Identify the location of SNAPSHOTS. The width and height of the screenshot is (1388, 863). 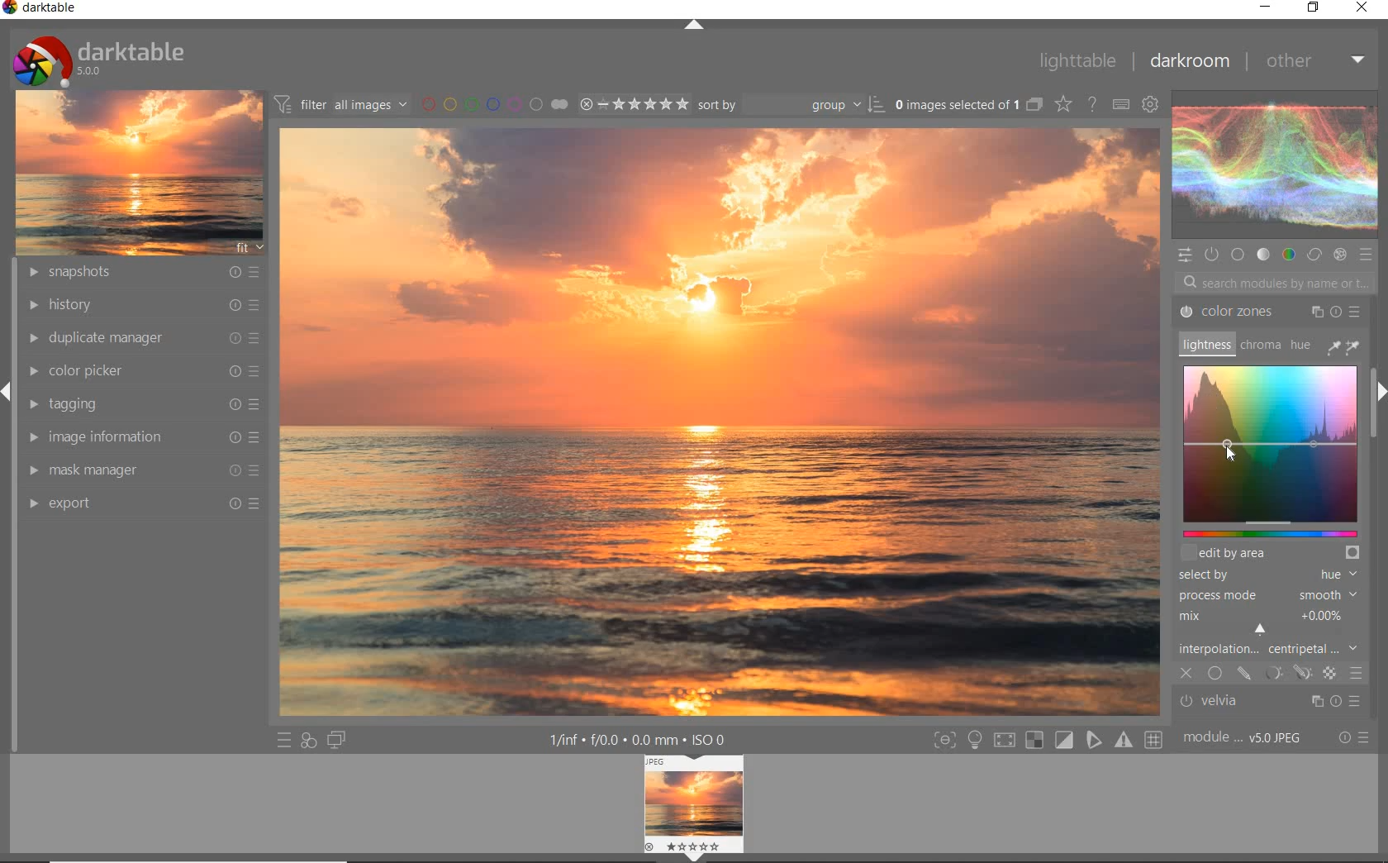
(142, 273).